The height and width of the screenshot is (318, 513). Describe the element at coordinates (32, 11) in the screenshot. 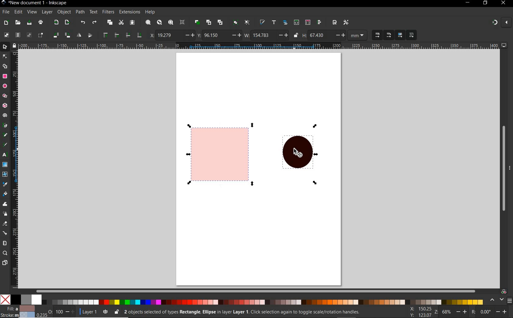

I see `view` at that location.